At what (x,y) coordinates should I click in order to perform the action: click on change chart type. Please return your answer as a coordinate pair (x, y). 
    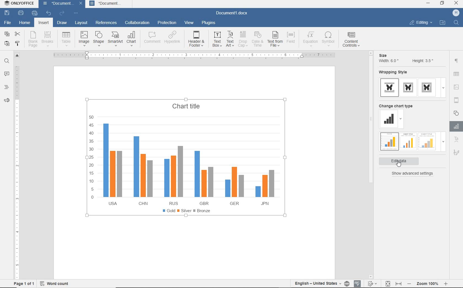
    Looking at the image, I should click on (397, 106).